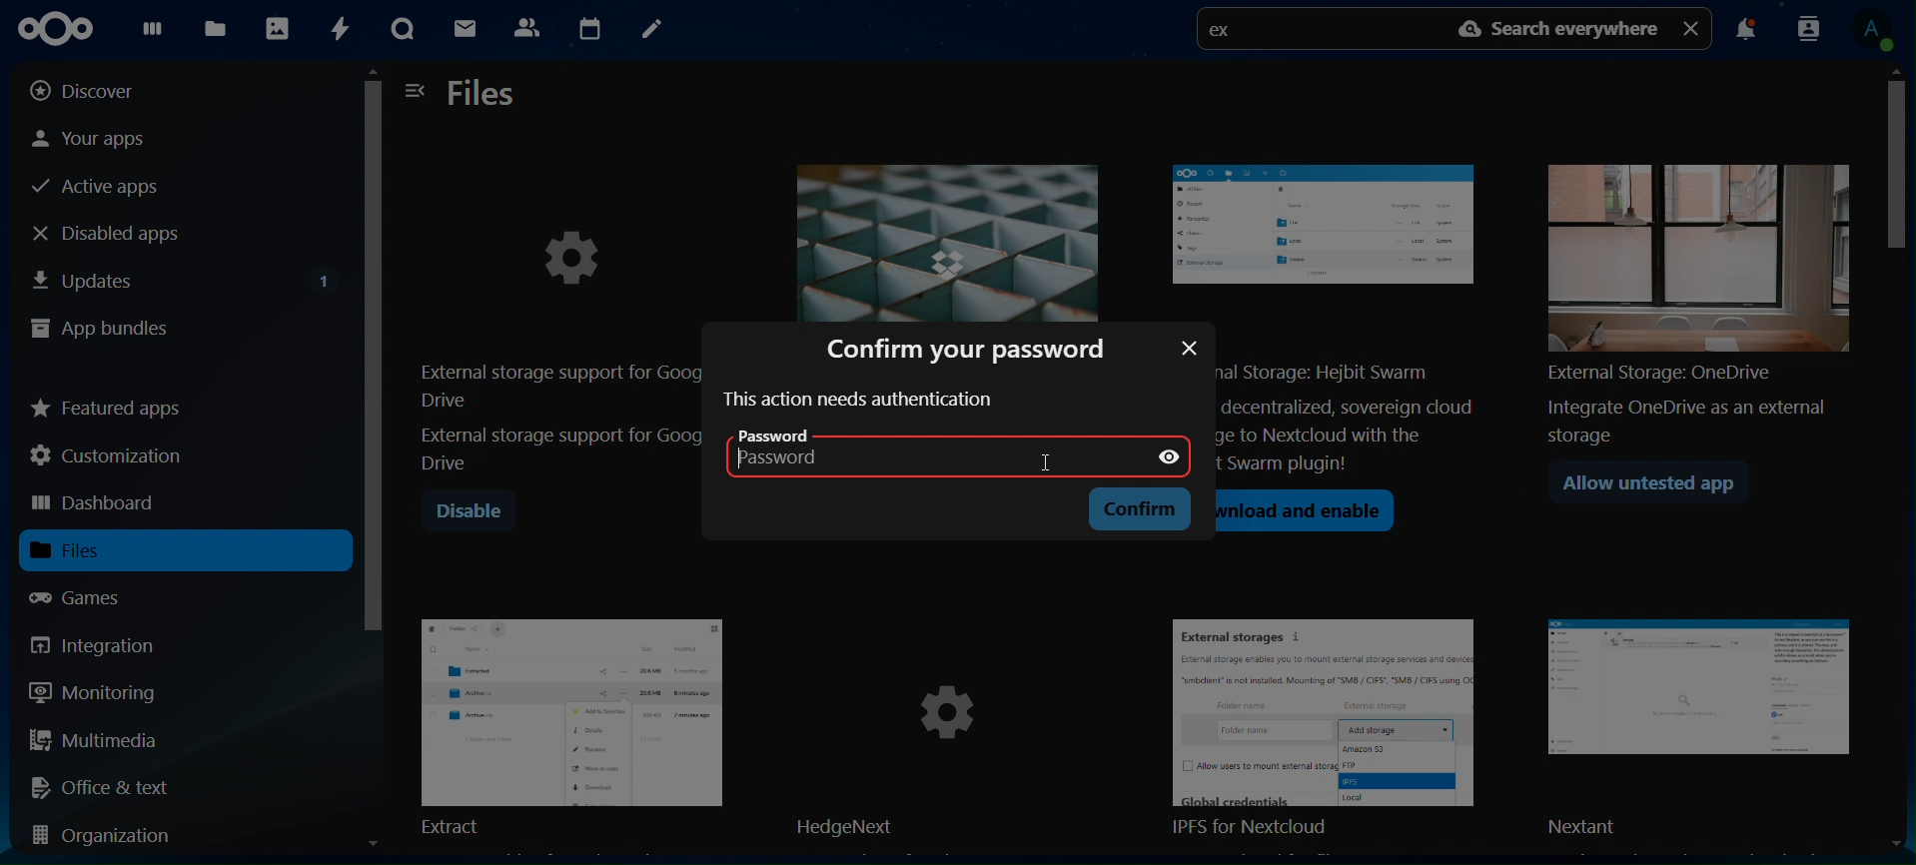 The height and width of the screenshot is (865, 1916). Describe the element at coordinates (1658, 486) in the screenshot. I see `allow untested app` at that location.